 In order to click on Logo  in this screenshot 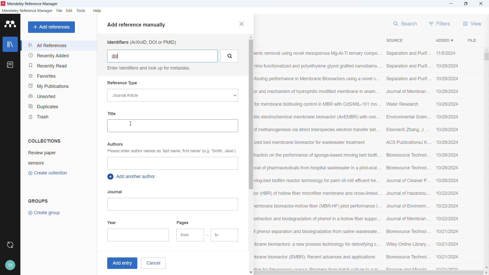, I will do `click(10, 24)`.